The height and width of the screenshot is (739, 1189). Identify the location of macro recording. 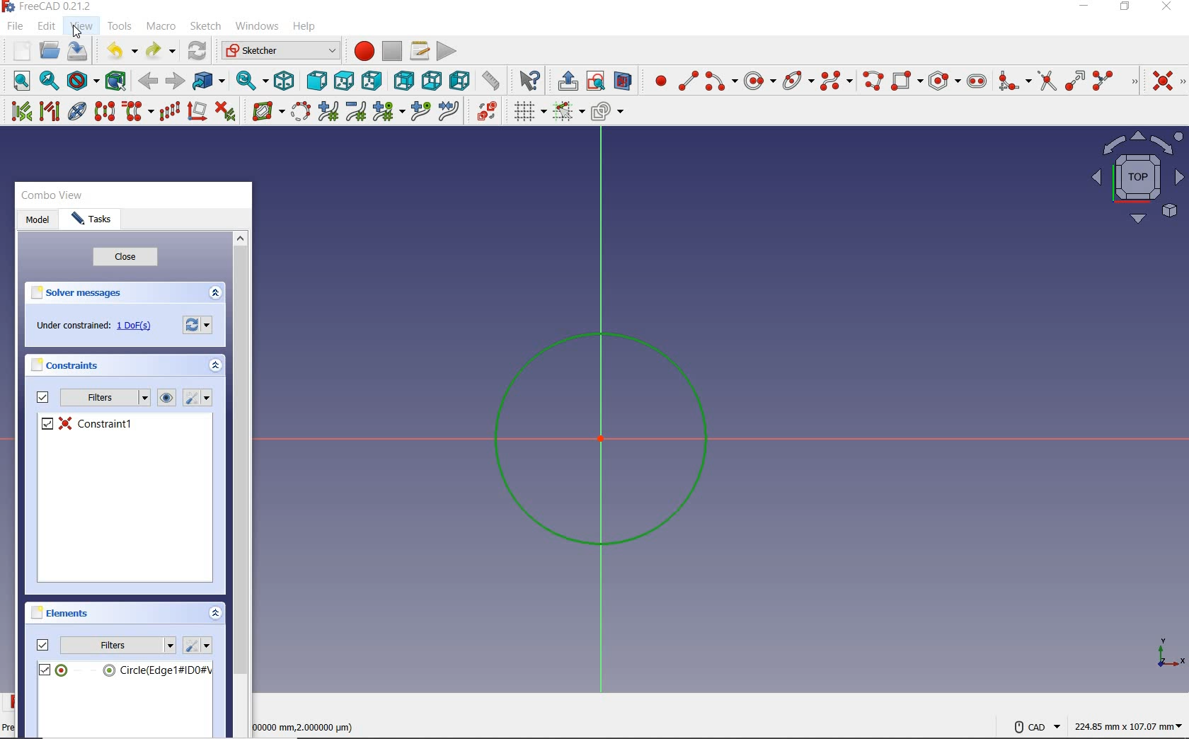
(362, 50).